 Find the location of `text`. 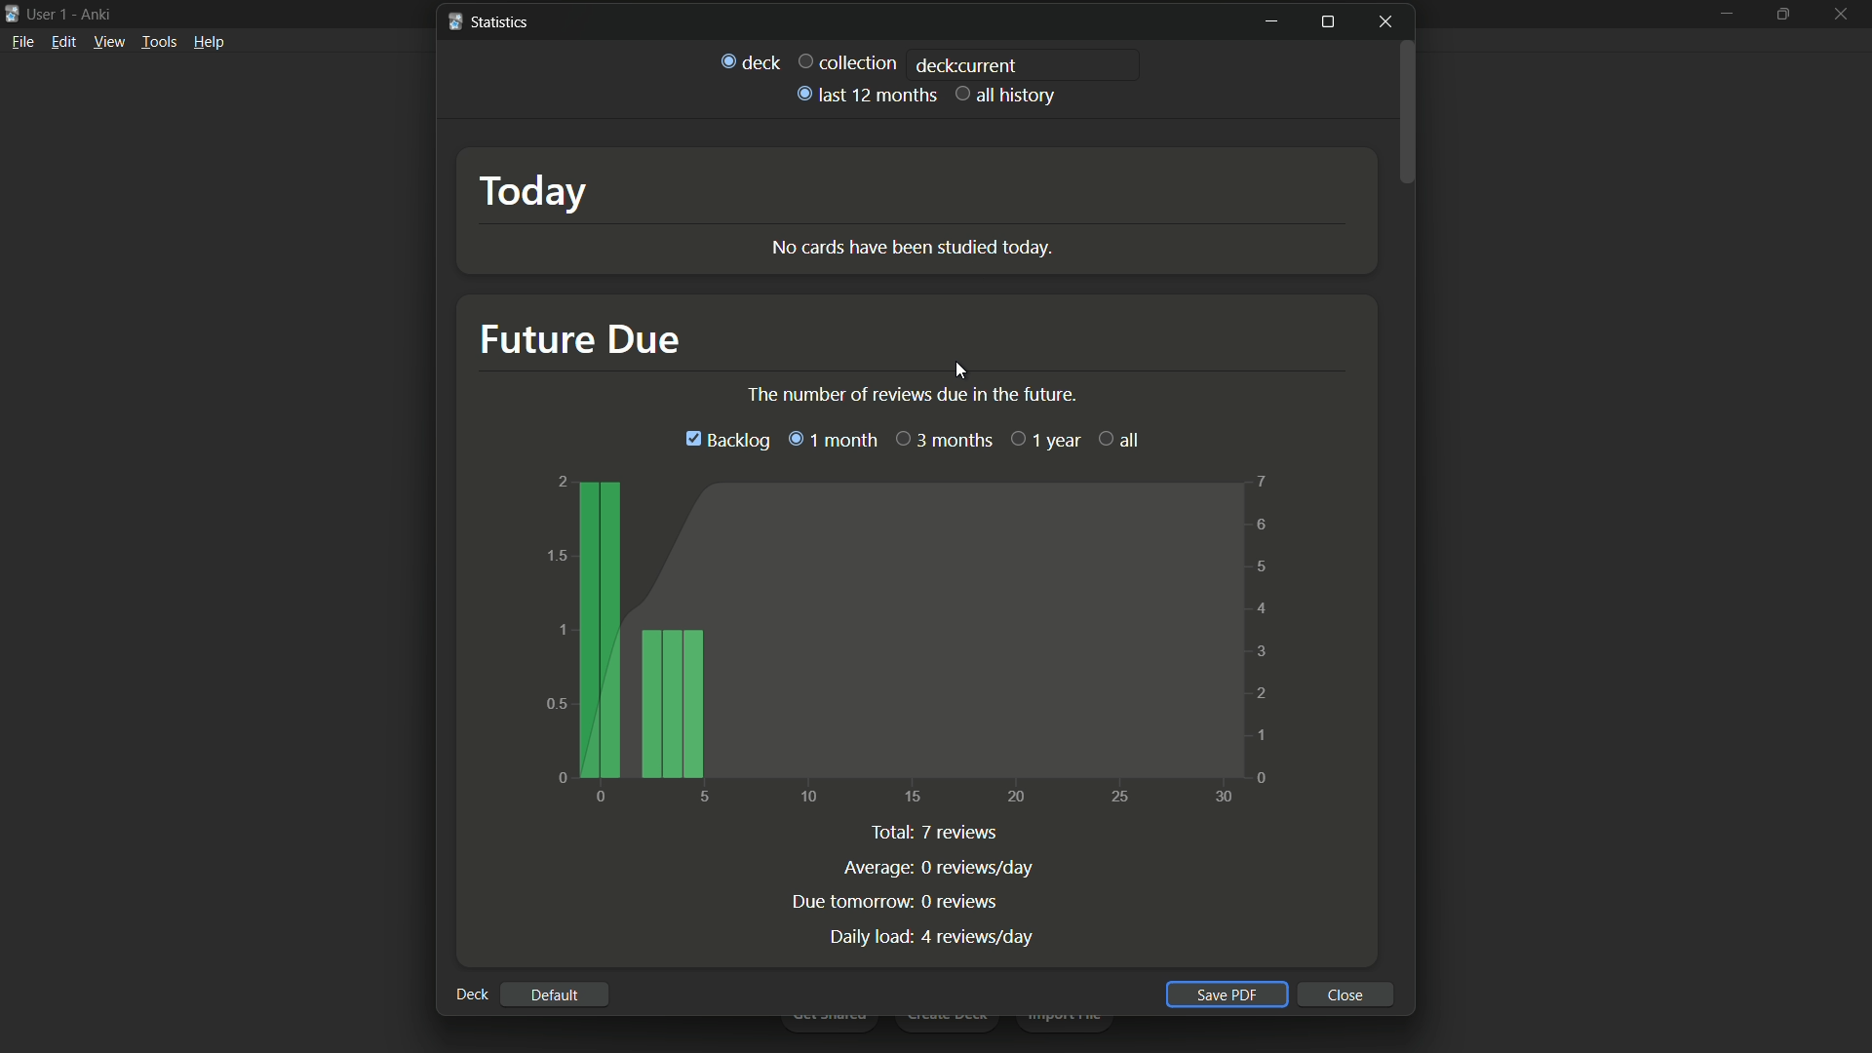

text is located at coordinates (915, 249).